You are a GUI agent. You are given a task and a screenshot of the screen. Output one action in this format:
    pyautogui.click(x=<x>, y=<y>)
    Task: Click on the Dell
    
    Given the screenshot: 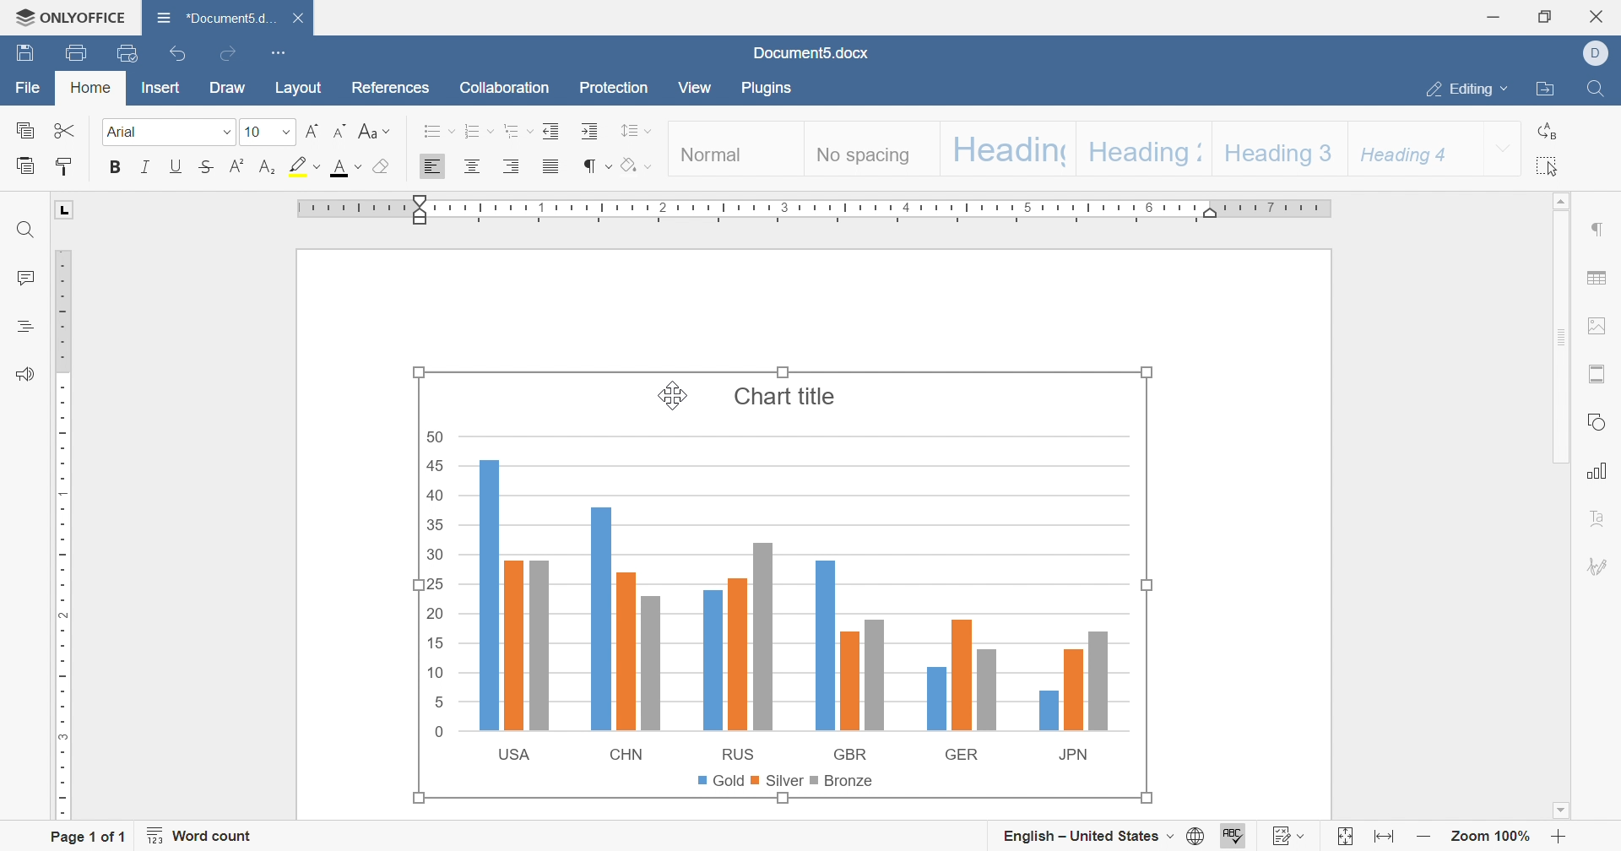 What is the action you would take?
    pyautogui.click(x=1598, y=52)
    